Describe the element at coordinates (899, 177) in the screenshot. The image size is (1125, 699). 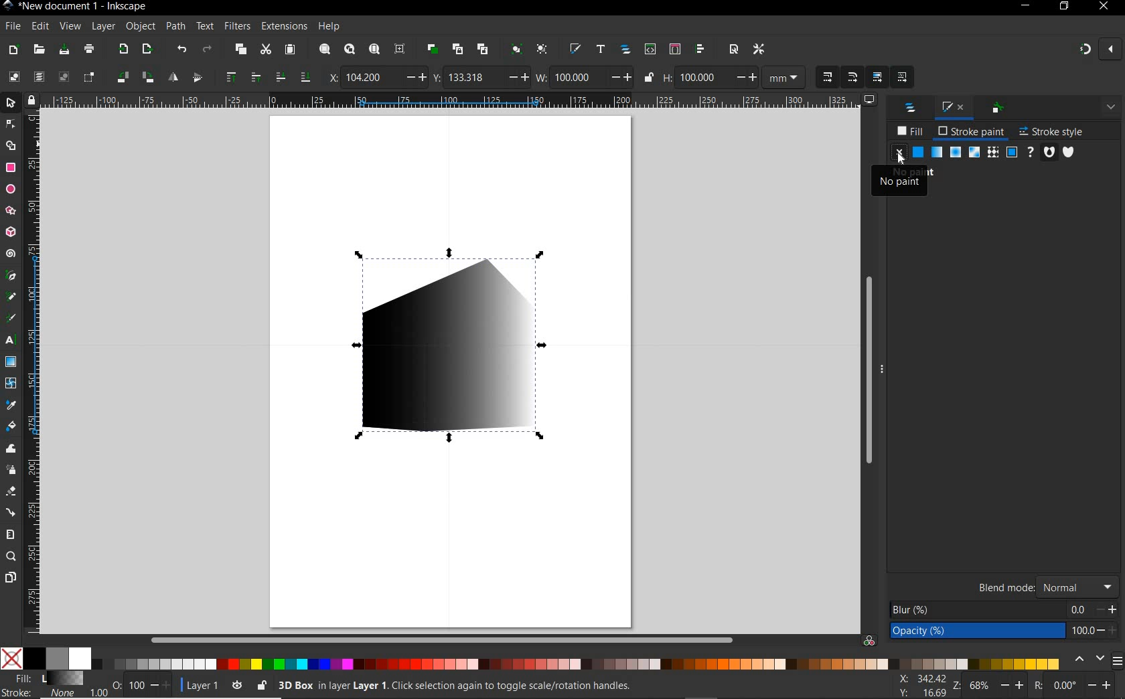
I see `NO PAINT` at that location.